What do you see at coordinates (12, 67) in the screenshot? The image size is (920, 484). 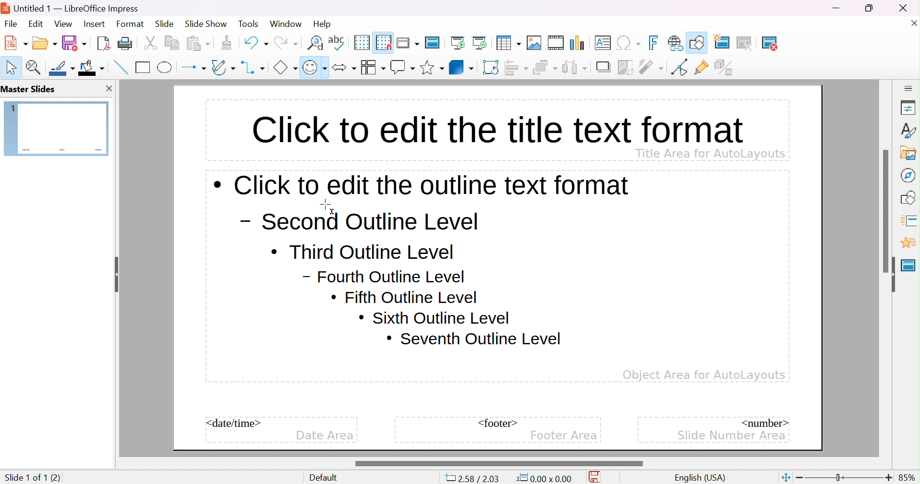 I see `select` at bounding box center [12, 67].